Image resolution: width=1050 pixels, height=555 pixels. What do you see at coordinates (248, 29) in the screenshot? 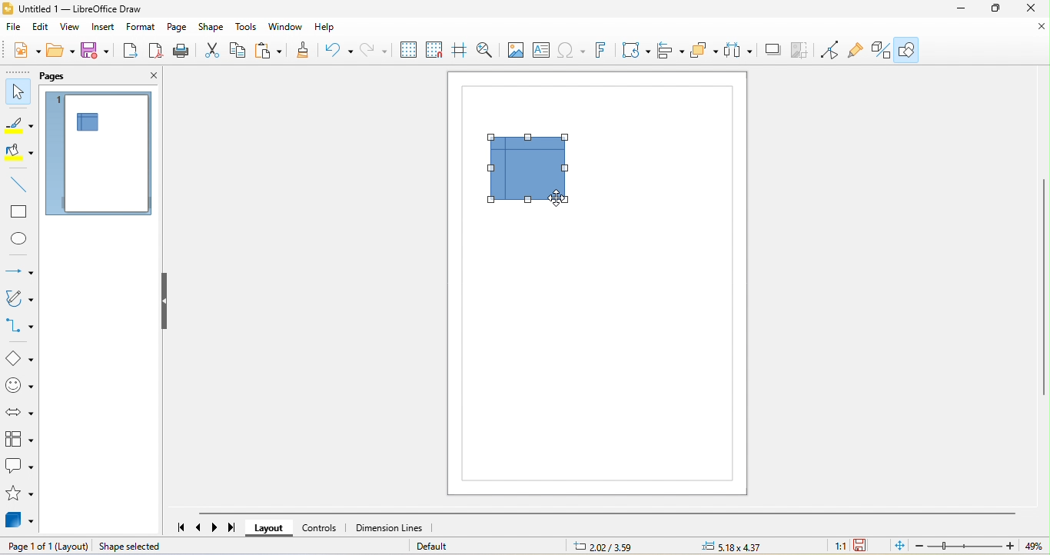
I see `tools` at bounding box center [248, 29].